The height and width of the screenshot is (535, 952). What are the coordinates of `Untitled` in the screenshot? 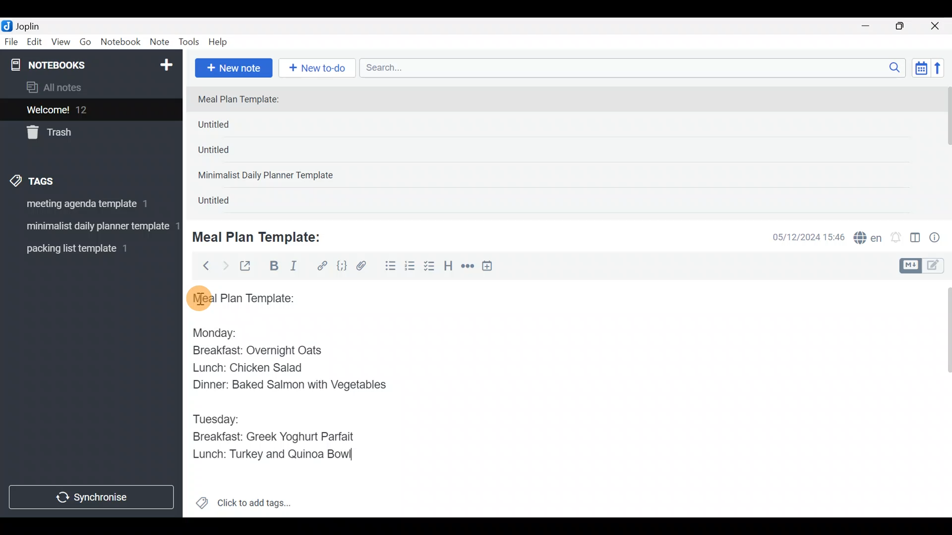 It's located at (225, 203).